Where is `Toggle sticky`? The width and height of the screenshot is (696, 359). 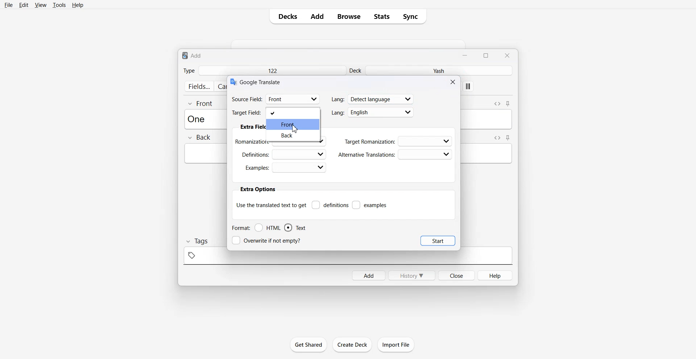
Toggle sticky is located at coordinates (508, 138).